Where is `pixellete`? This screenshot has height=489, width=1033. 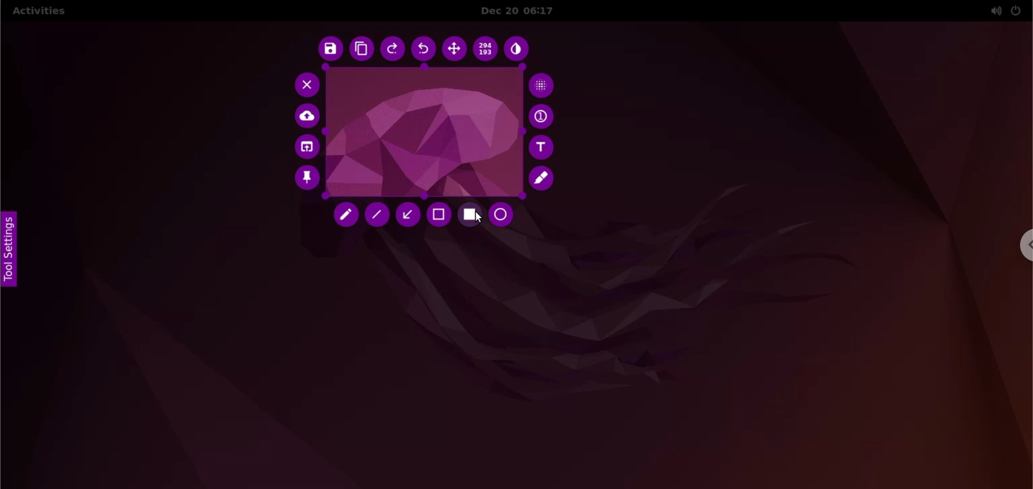
pixellete is located at coordinates (542, 84).